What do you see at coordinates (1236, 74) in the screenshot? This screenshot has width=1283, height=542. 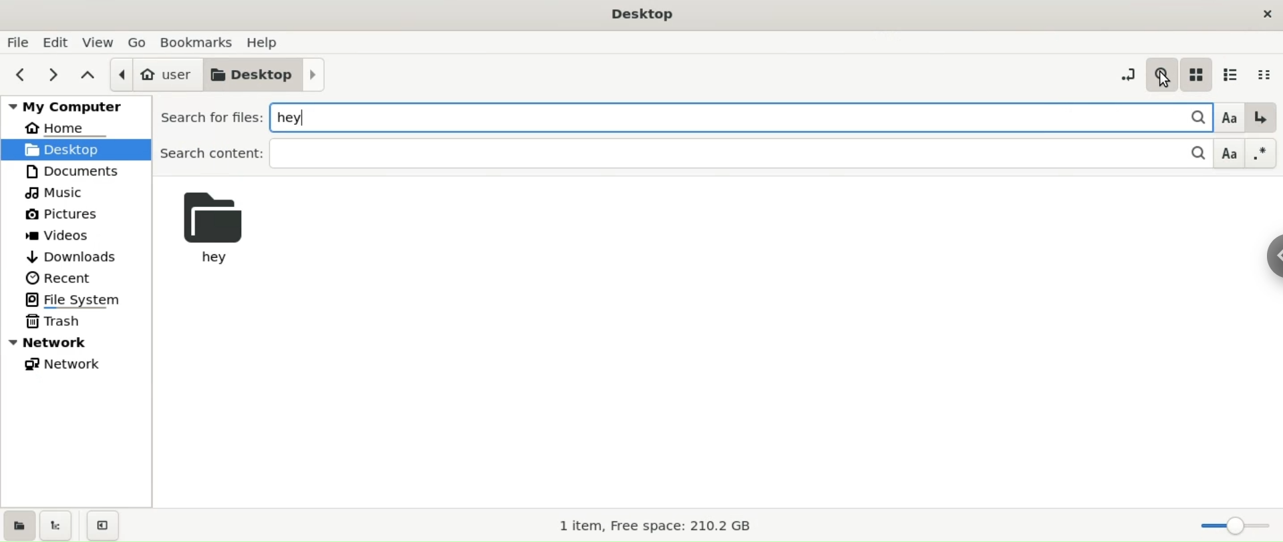 I see `list view` at bounding box center [1236, 74].